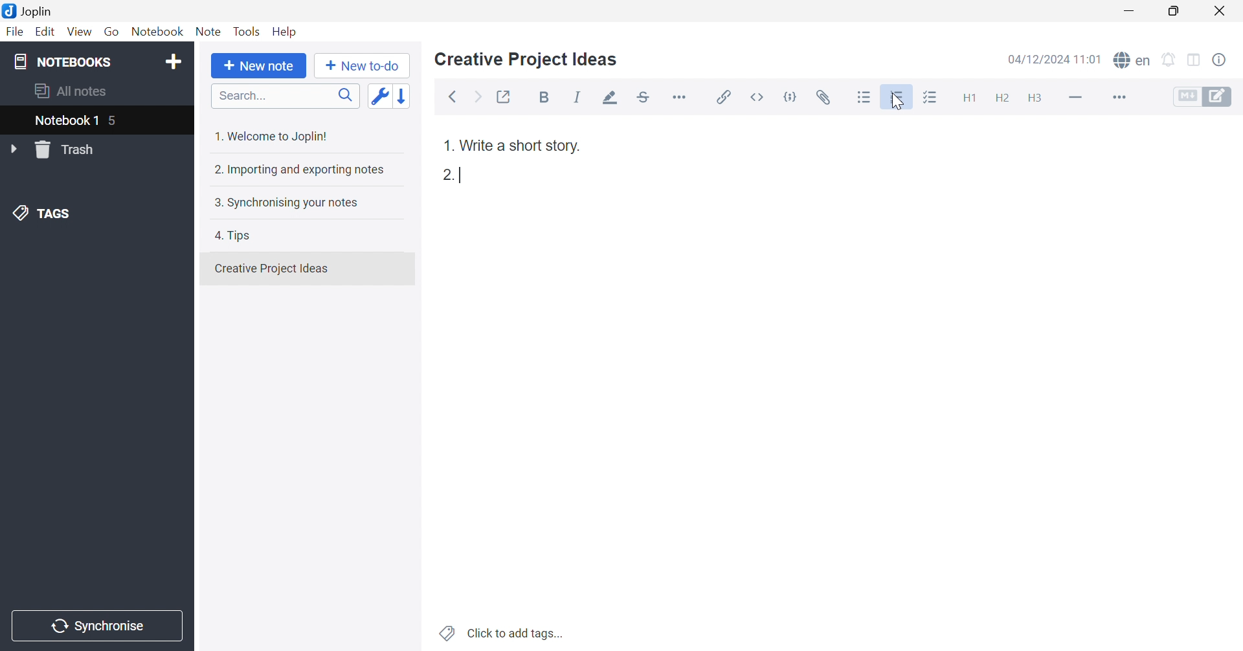  I want to click on Cursor, so click(901, 102).